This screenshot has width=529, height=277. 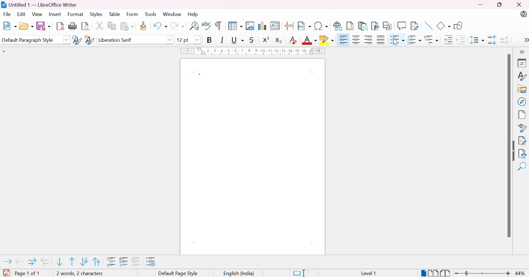 I want to click on Select outline format, so click(x=432, y=40).